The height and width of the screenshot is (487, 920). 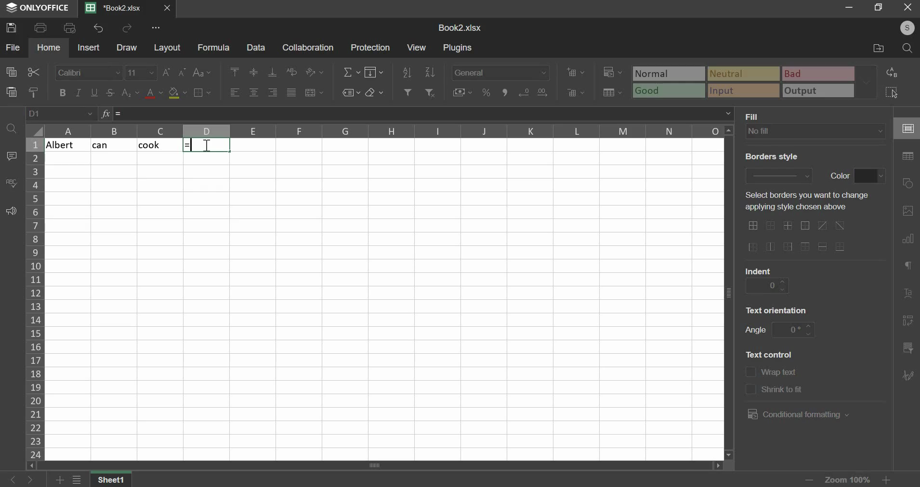 What do you see at coordinates (98, 28) in the screenshot?
I see `undo` at bounding box center [98, 28].